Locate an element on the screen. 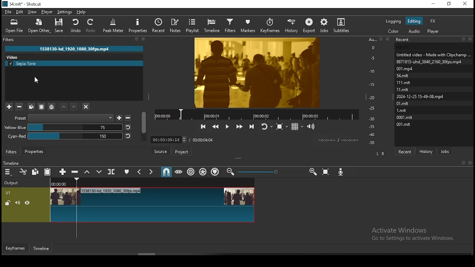  properties is located at coordinates (34, 151).